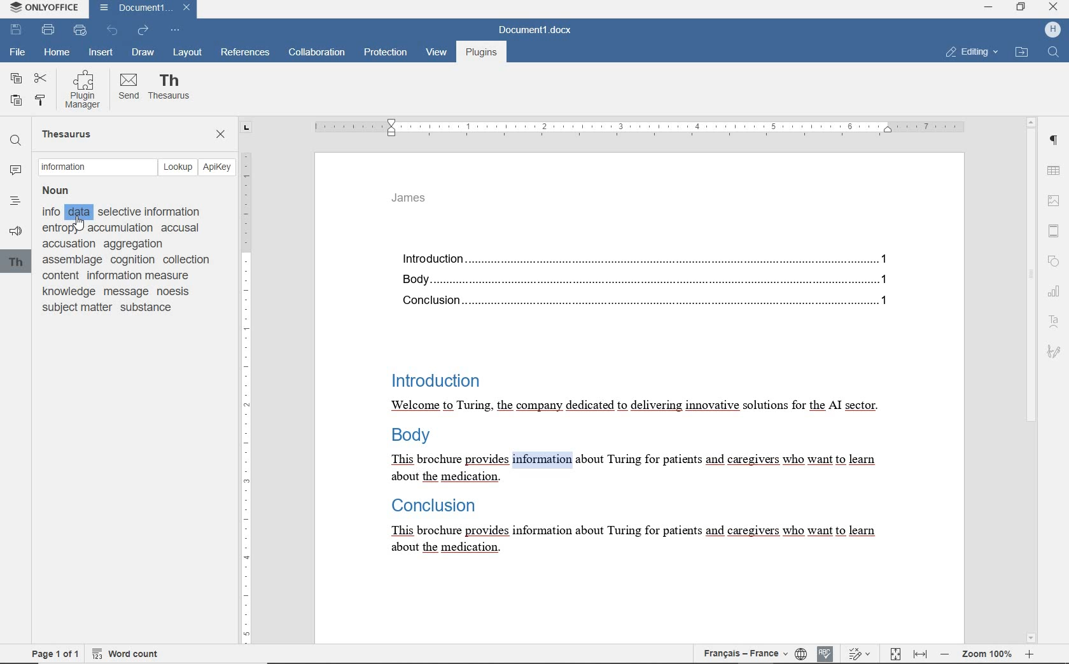 The width and height of the screenshot is (1069, 664). Describe the element at coordinates (16, 101) in the screenshot. I see `PASTE` at that location.